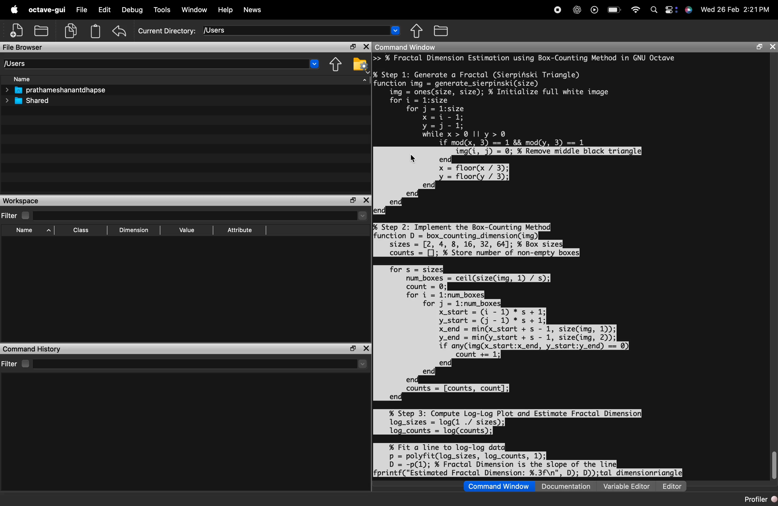 The image size is (778, 506). I want to click on more options, so click(363, 363).